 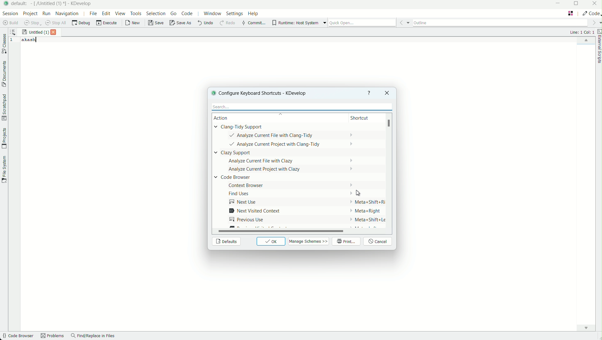 What do you see at coordinates (358, 193) in the screenshot?
I see `Cursor` at bounding box center [358, 193].